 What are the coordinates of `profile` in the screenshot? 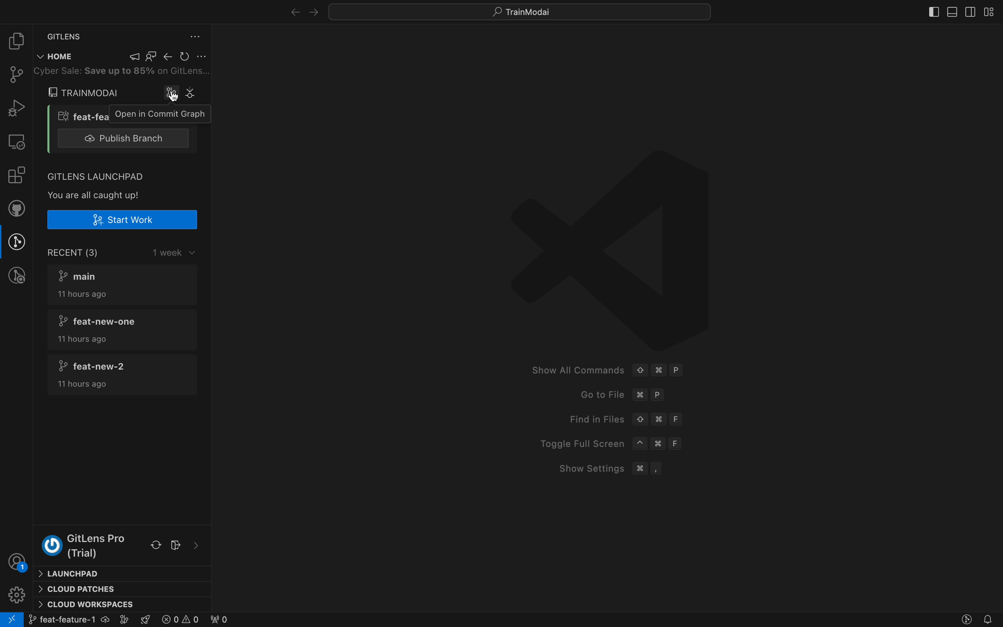 It's located at (18, 563).